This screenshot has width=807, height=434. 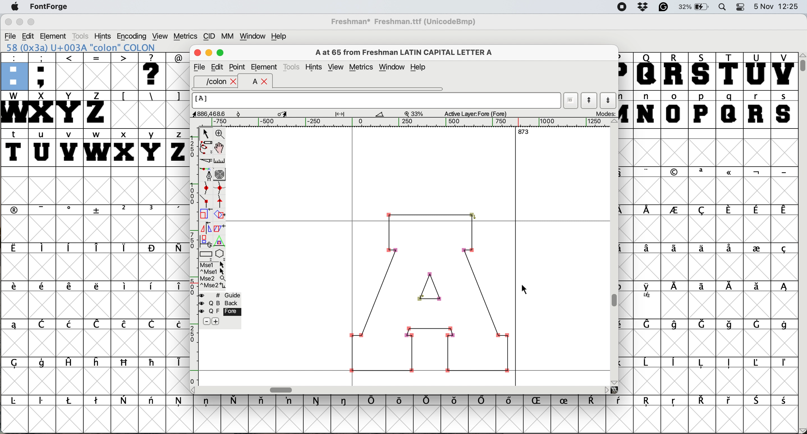 What do you see at coordinates (205, 225) in the screenshot?
I see `flip the selection` at bounding box center [205, 225].